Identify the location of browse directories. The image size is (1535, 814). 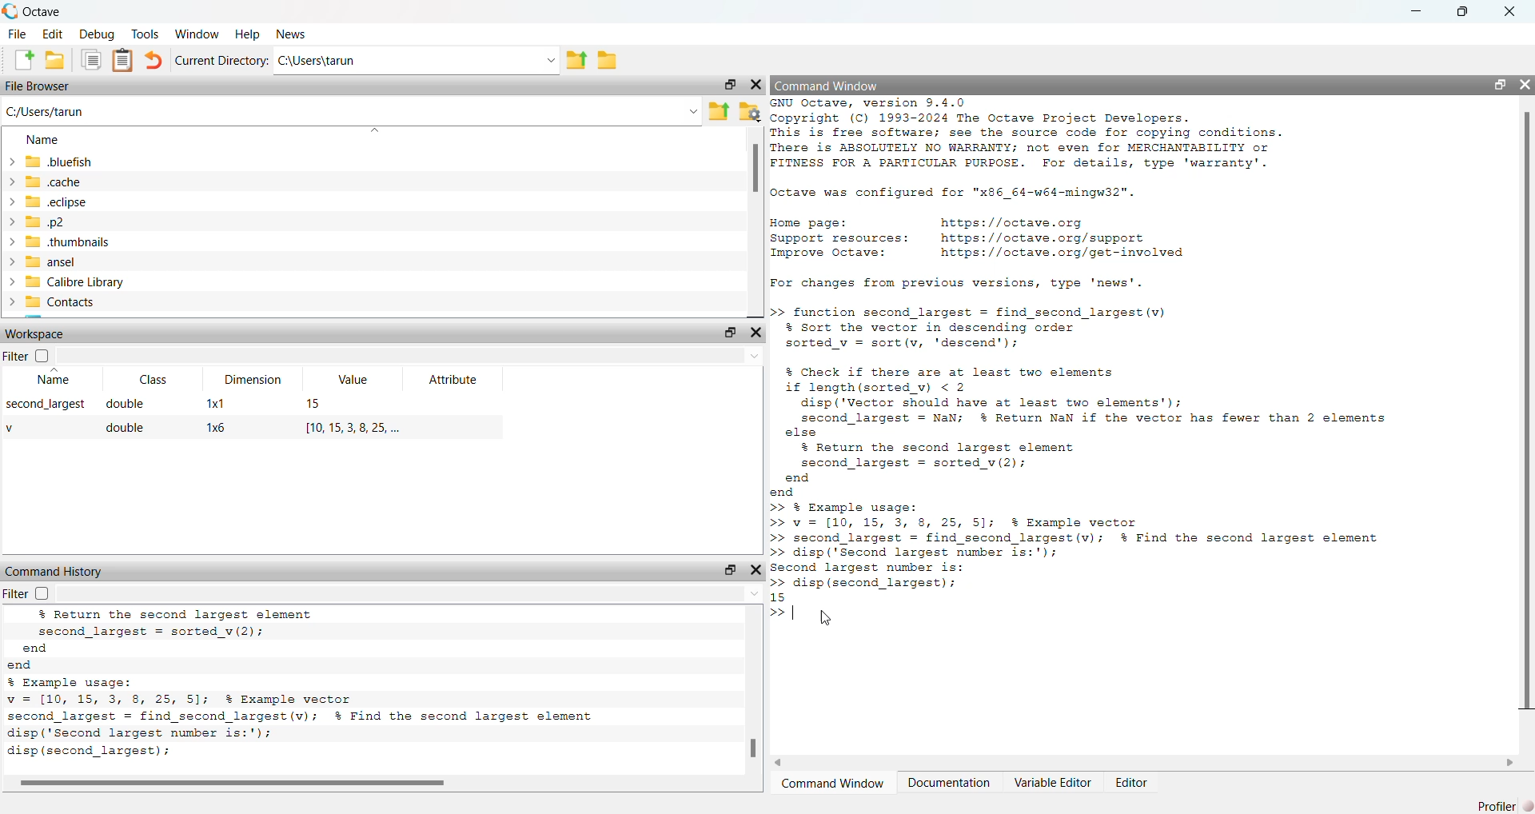
(615, 59).